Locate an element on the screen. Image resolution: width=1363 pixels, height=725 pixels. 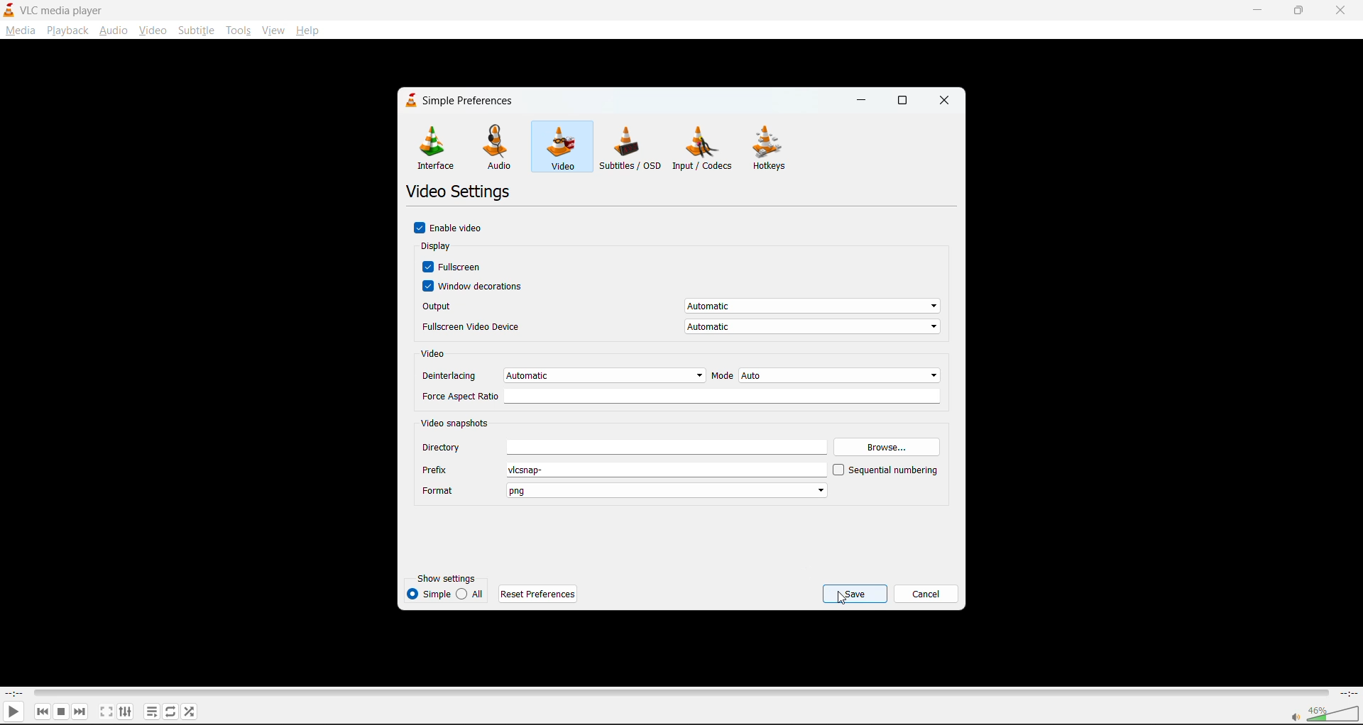
window decorations is located at coordinates (478, 286).